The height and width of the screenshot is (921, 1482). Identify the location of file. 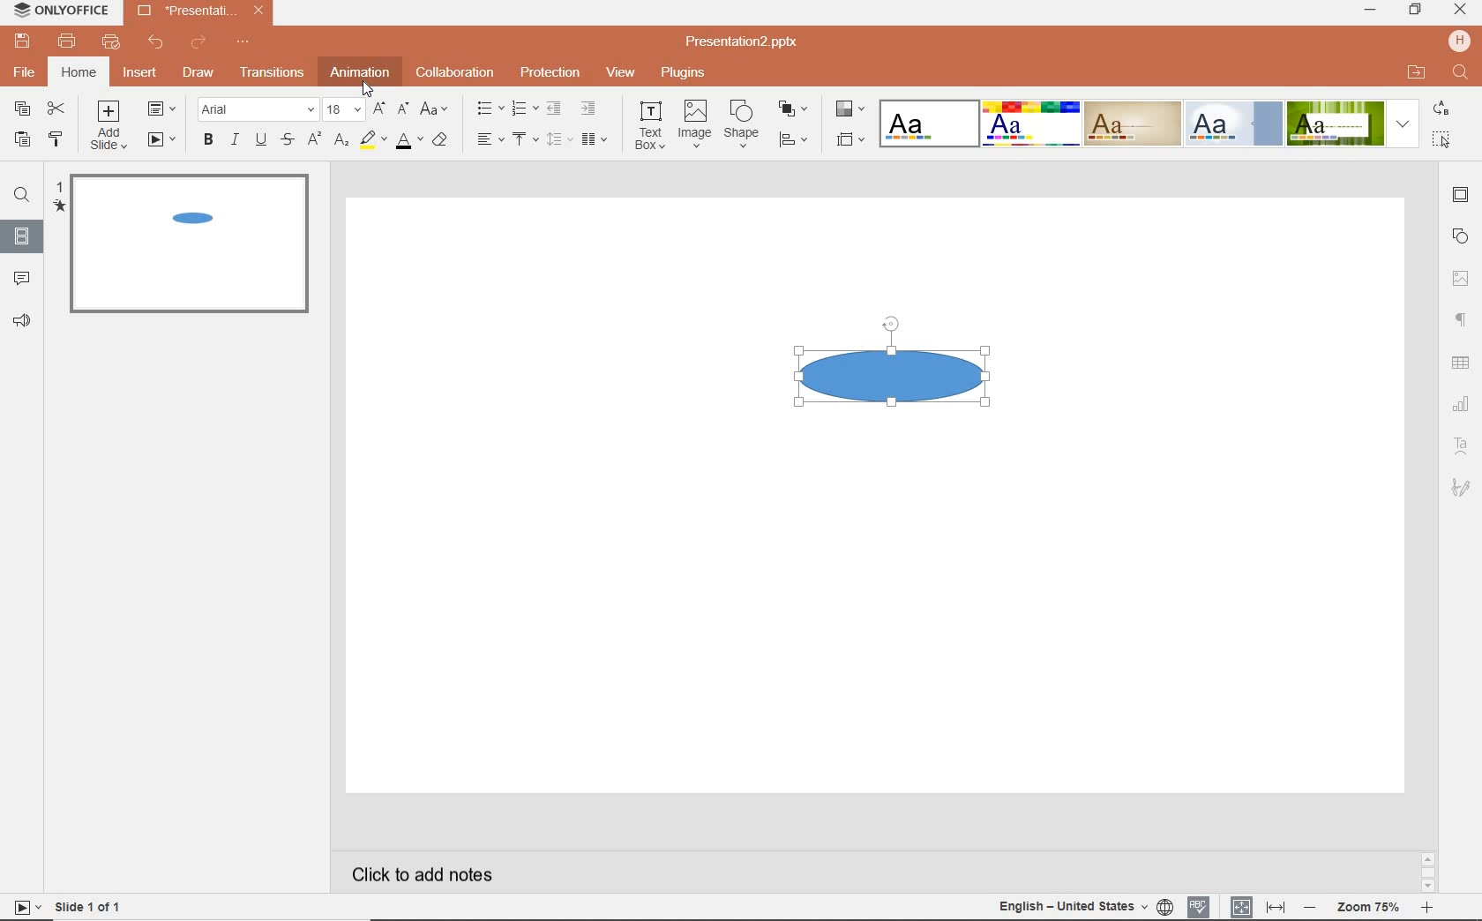
(25, 74).